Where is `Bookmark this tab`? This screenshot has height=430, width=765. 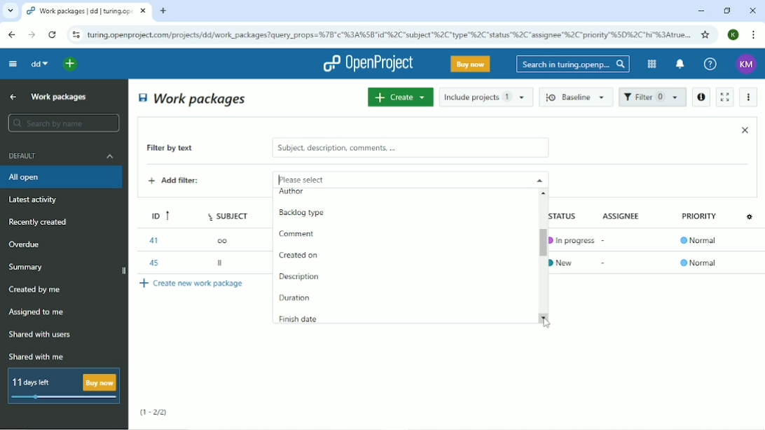 Bookmark this tab is located at coordinates (705, 34).